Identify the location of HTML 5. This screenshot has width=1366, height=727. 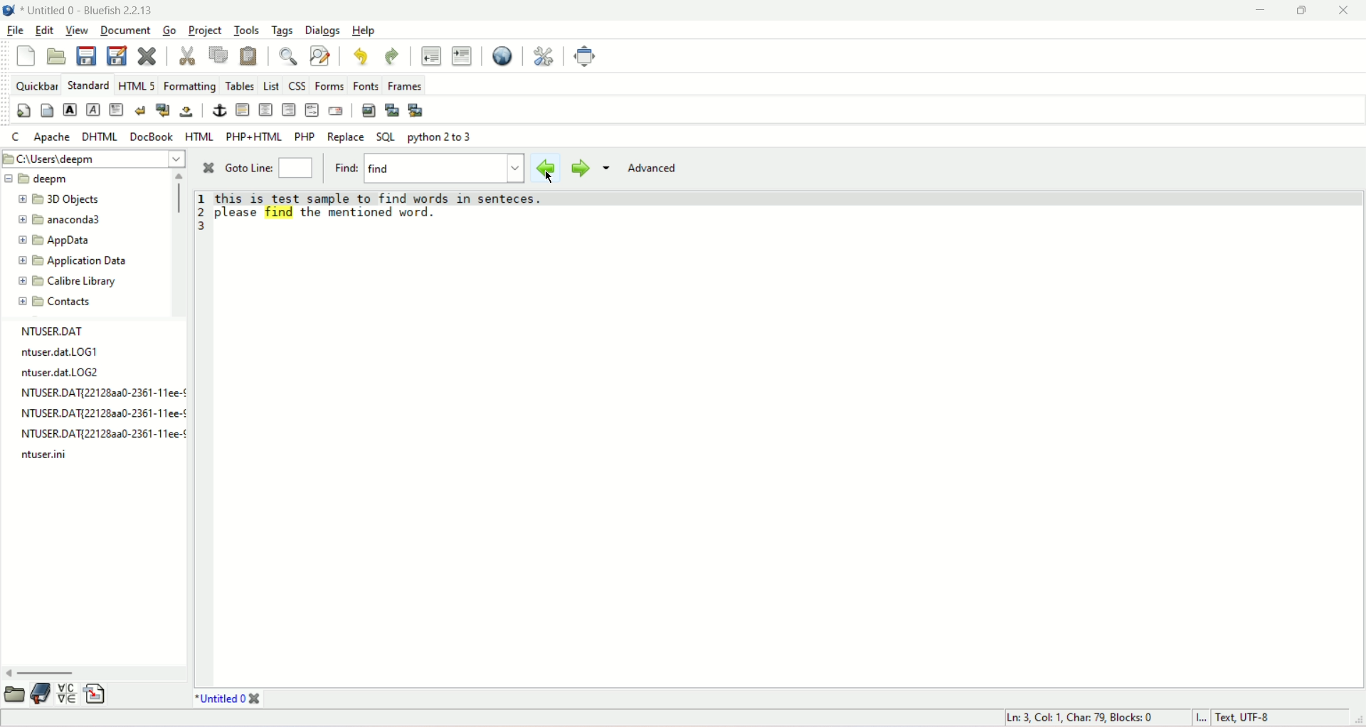
(137, 85).